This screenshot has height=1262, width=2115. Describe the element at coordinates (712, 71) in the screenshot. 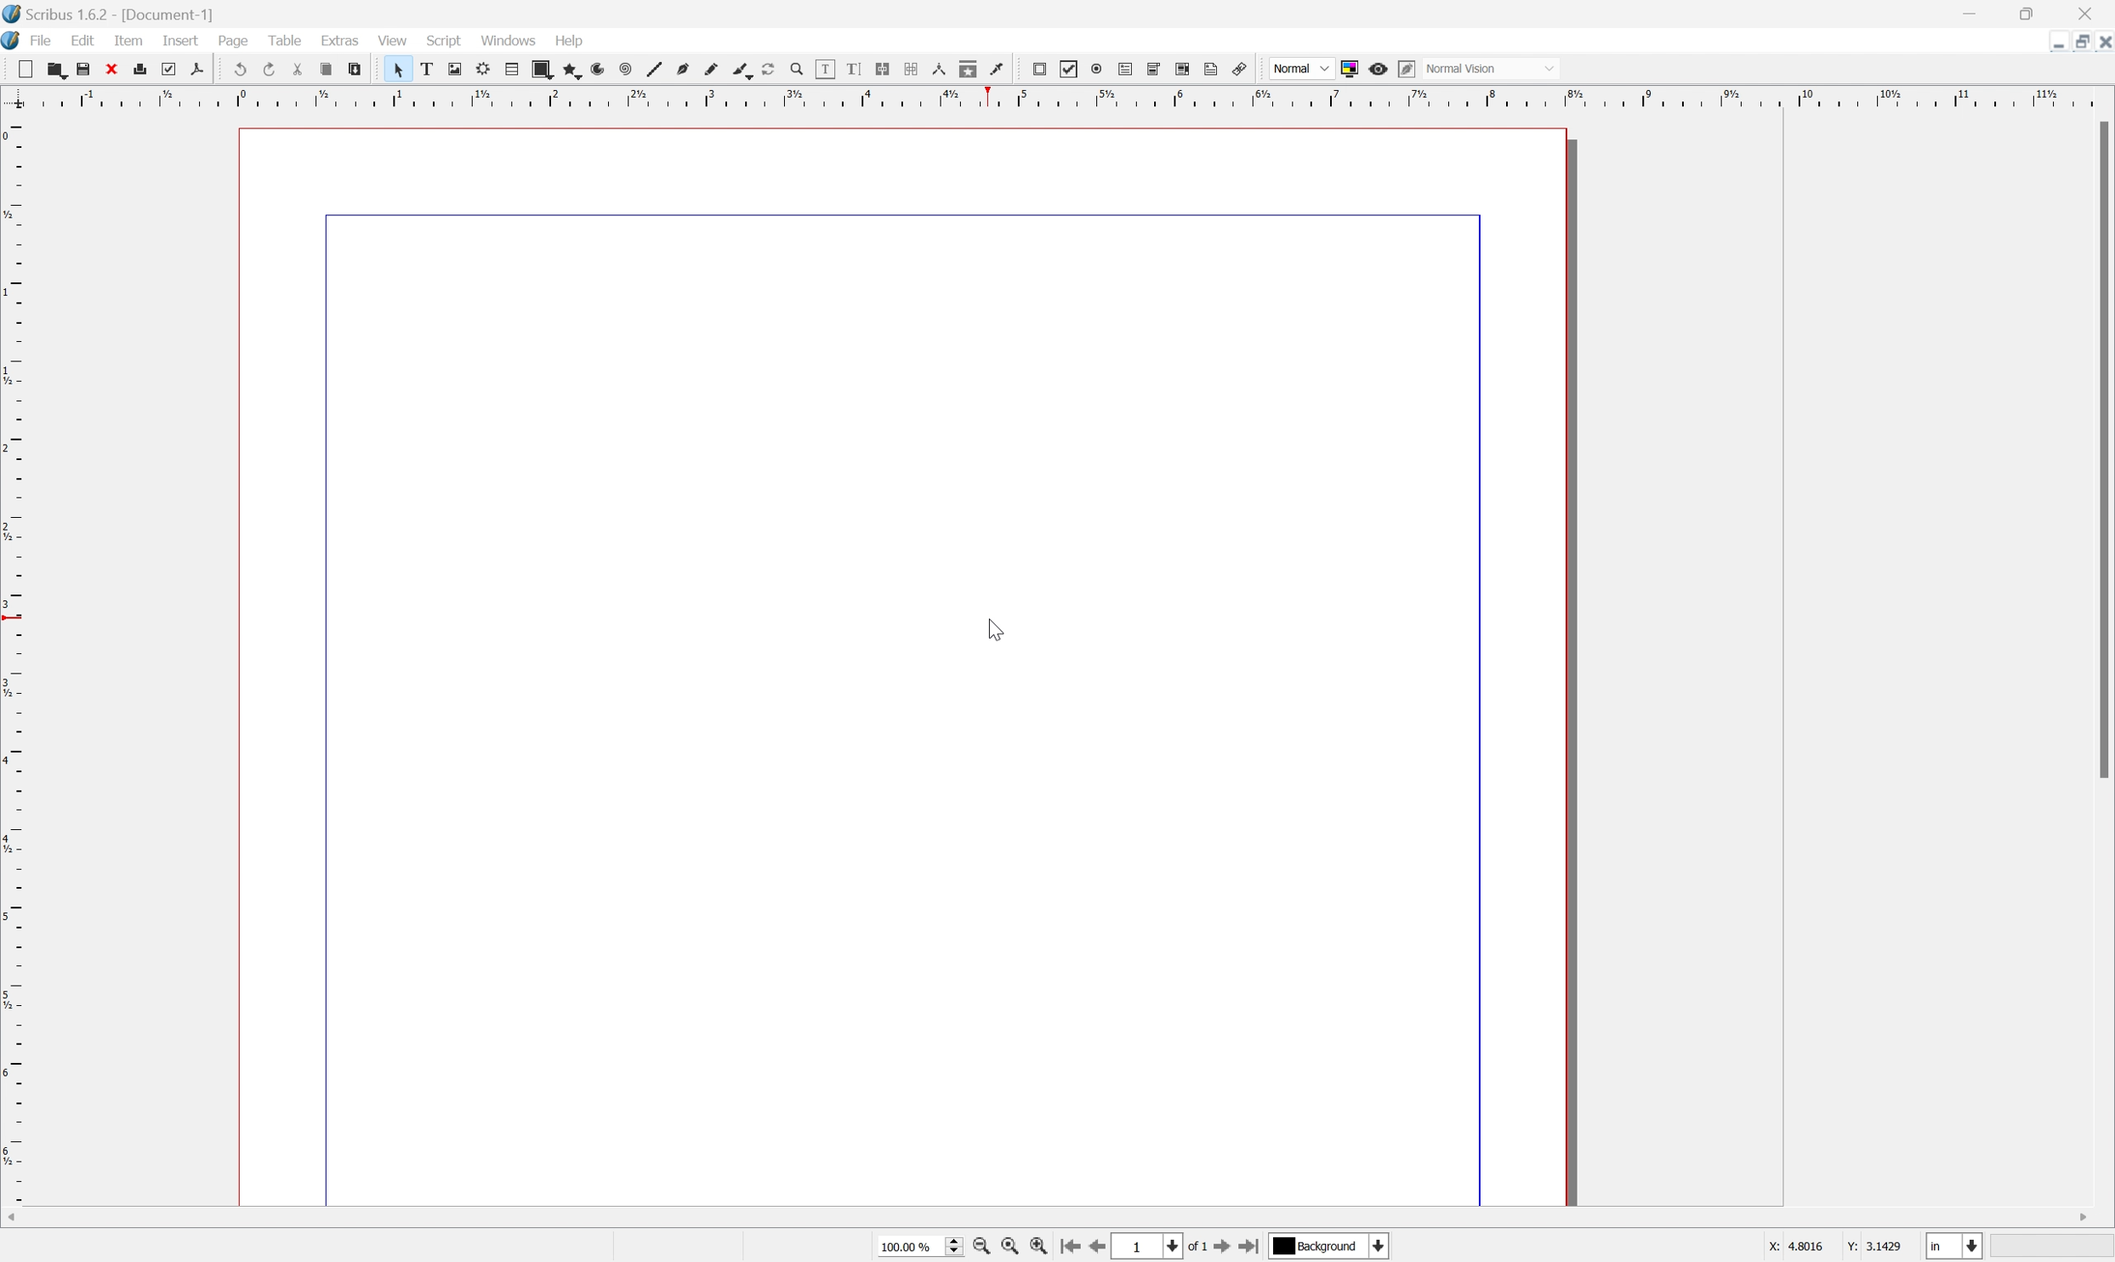

I see `freehand line` at that location.